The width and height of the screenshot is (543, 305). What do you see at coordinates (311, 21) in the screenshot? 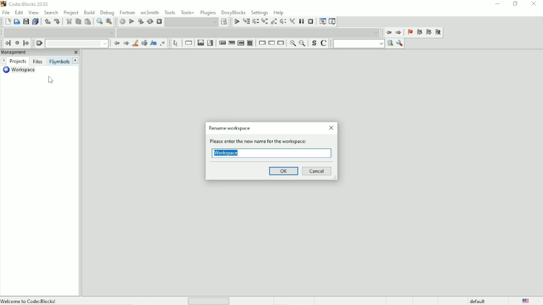
I see `Stop debugger` at bounding box center [311, 21].